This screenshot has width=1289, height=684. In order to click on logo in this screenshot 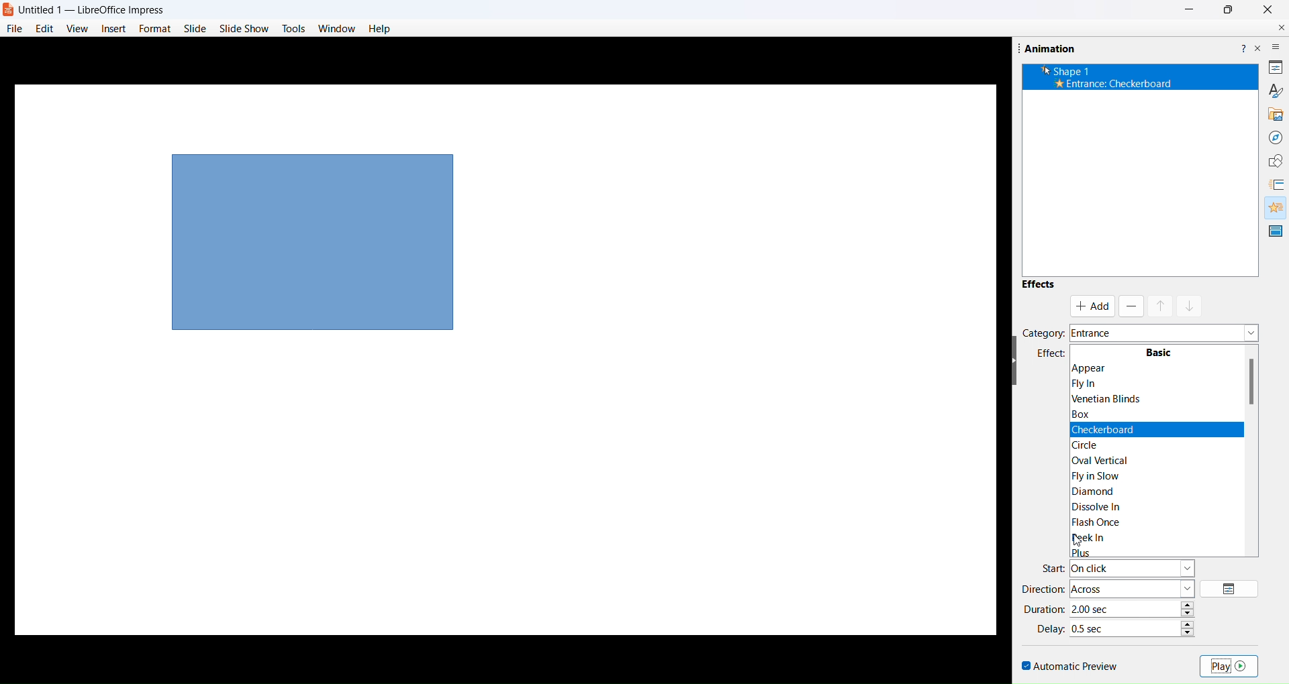, I will do `click(10, 11)`.